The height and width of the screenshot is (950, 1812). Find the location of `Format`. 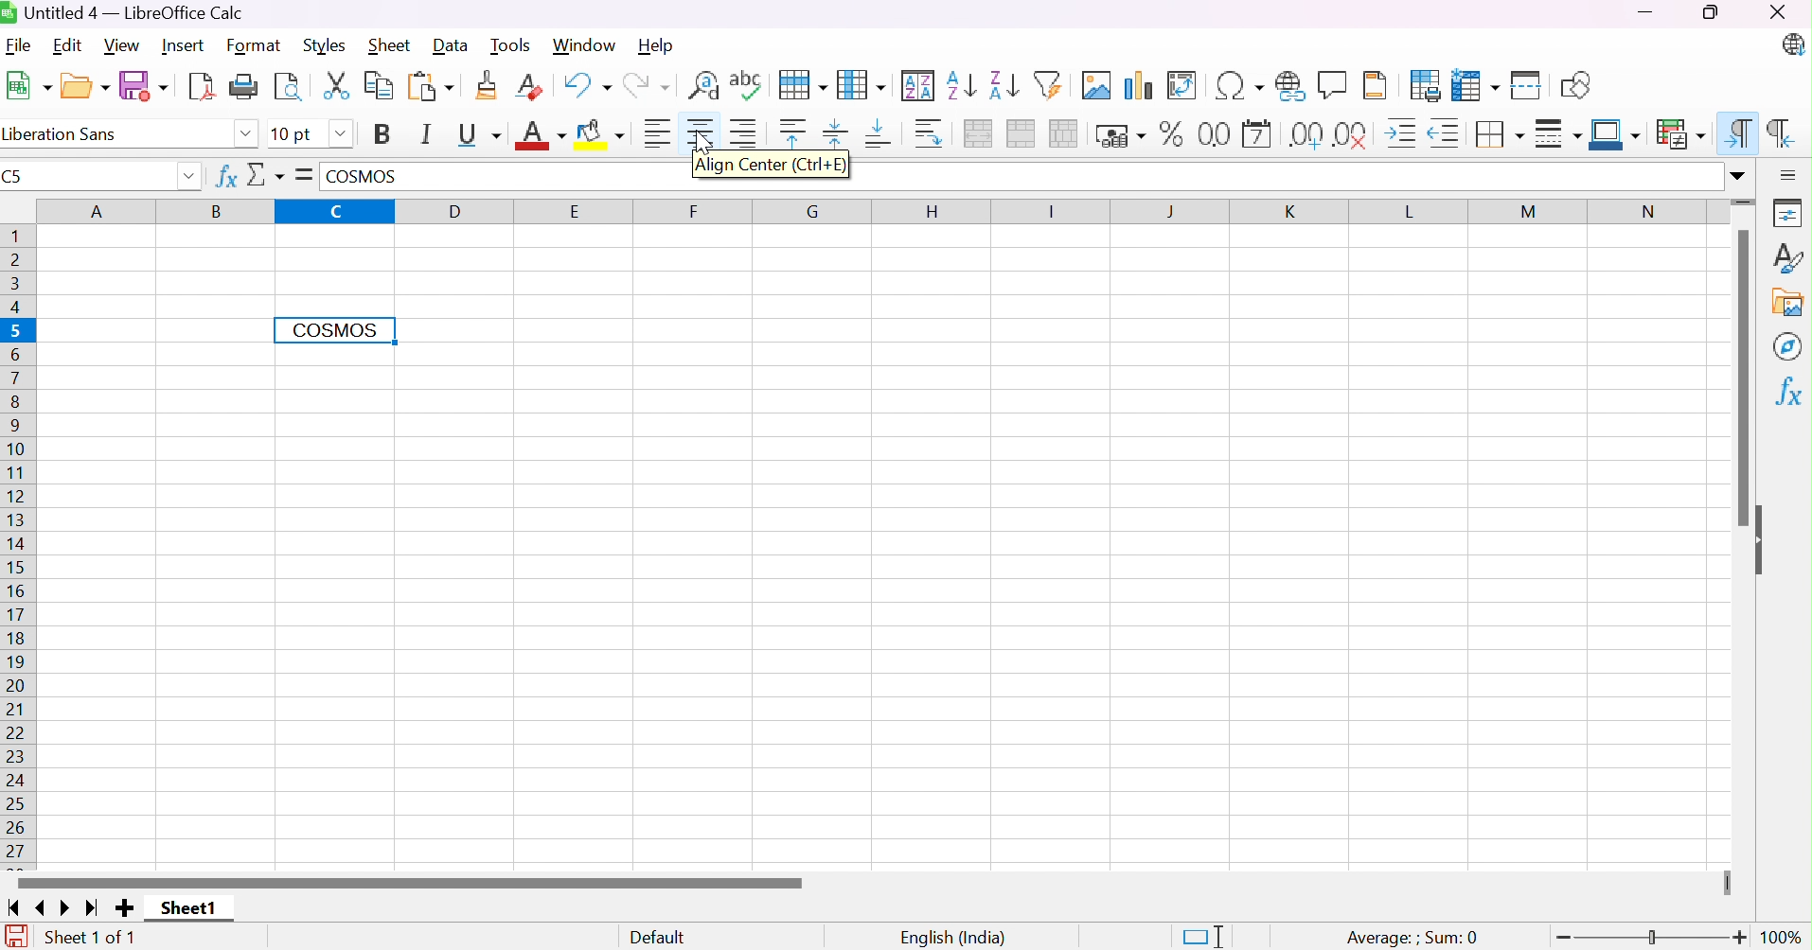

Format is located at coordinates (258, 44).